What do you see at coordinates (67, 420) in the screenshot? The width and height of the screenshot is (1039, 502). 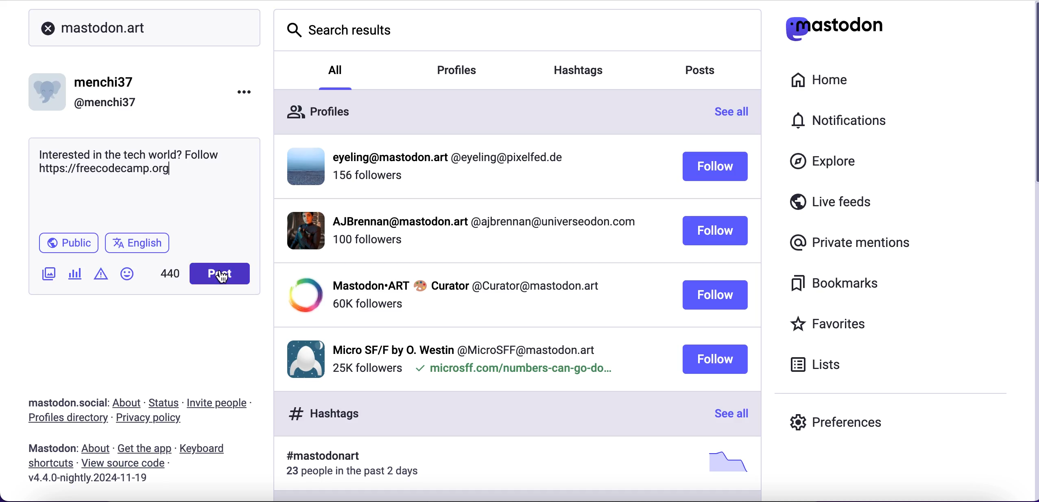 I see `profiles directory` at bounding box center [67, 420].